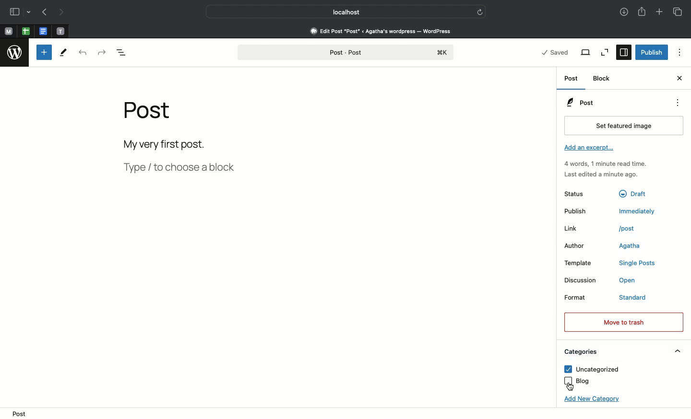  Describe the element at coordinates (44, 52) in the screenshot. I see `Toggle block inserter` at that location.